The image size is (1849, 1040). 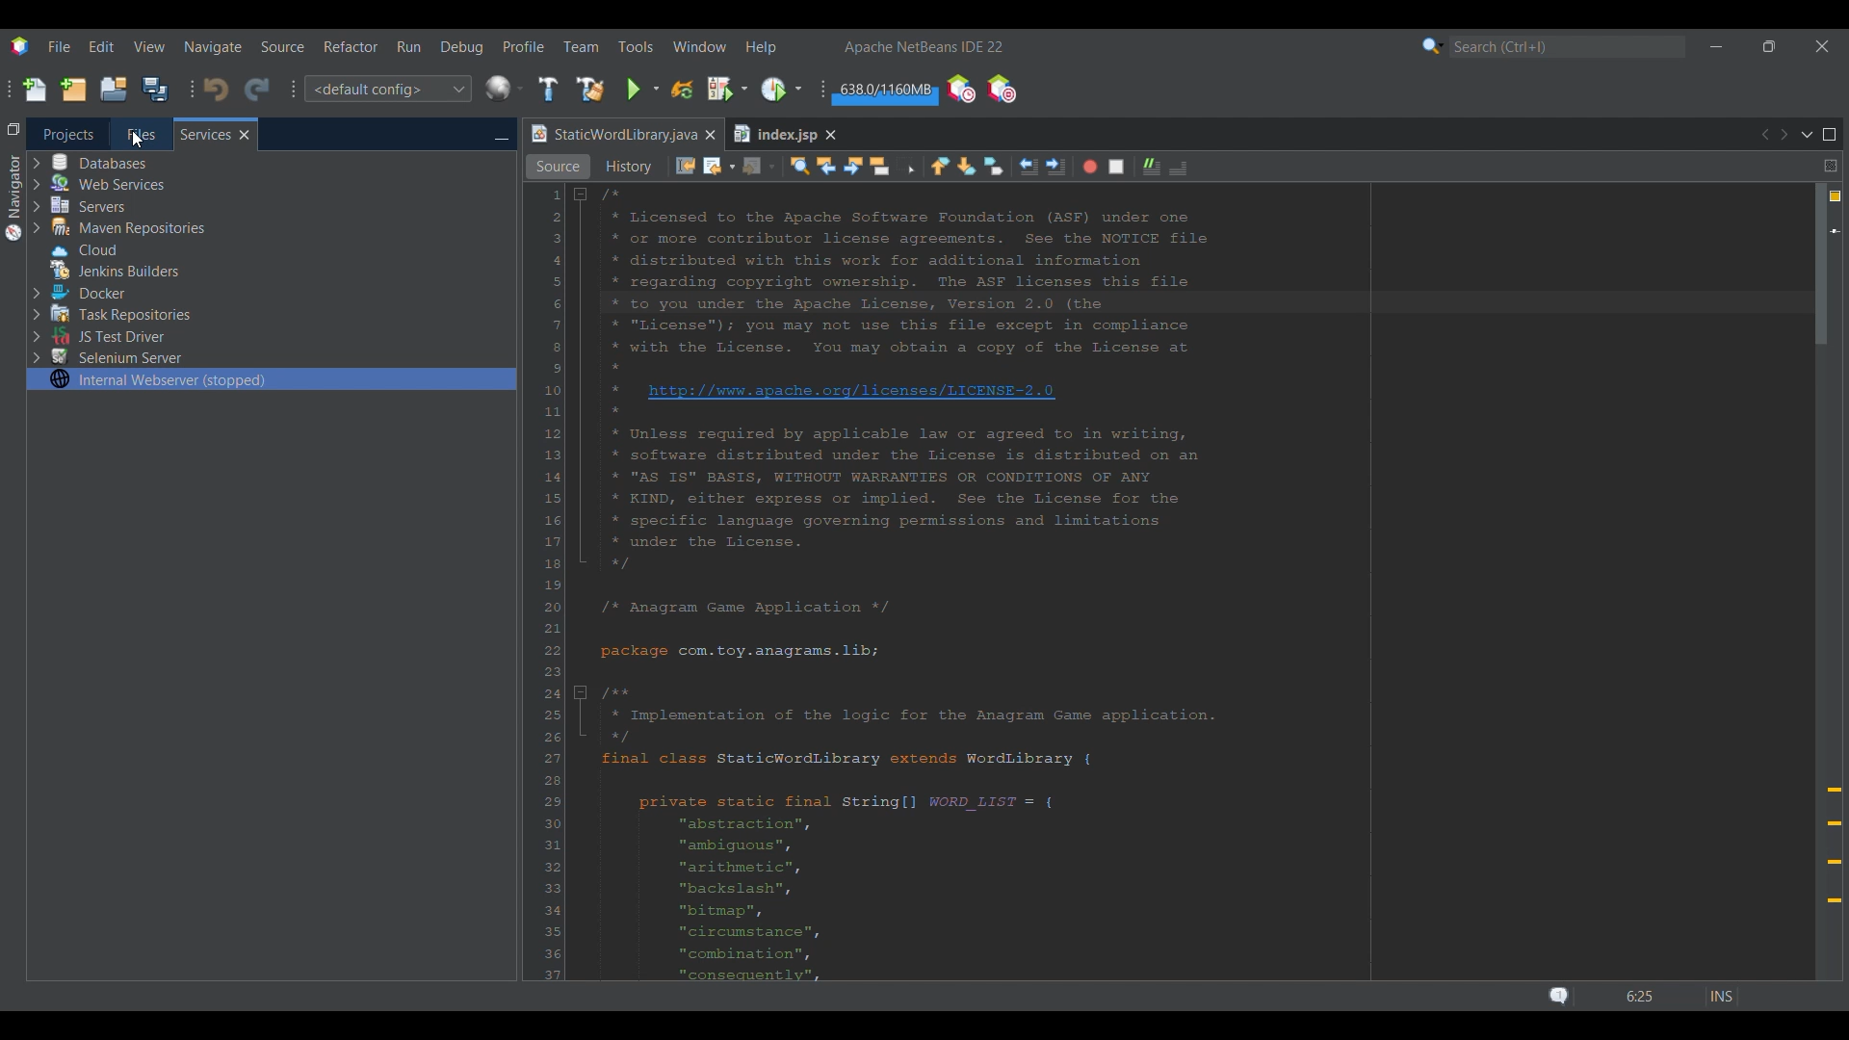 I want to click on Shift line left, so click(x=1029, y=167).